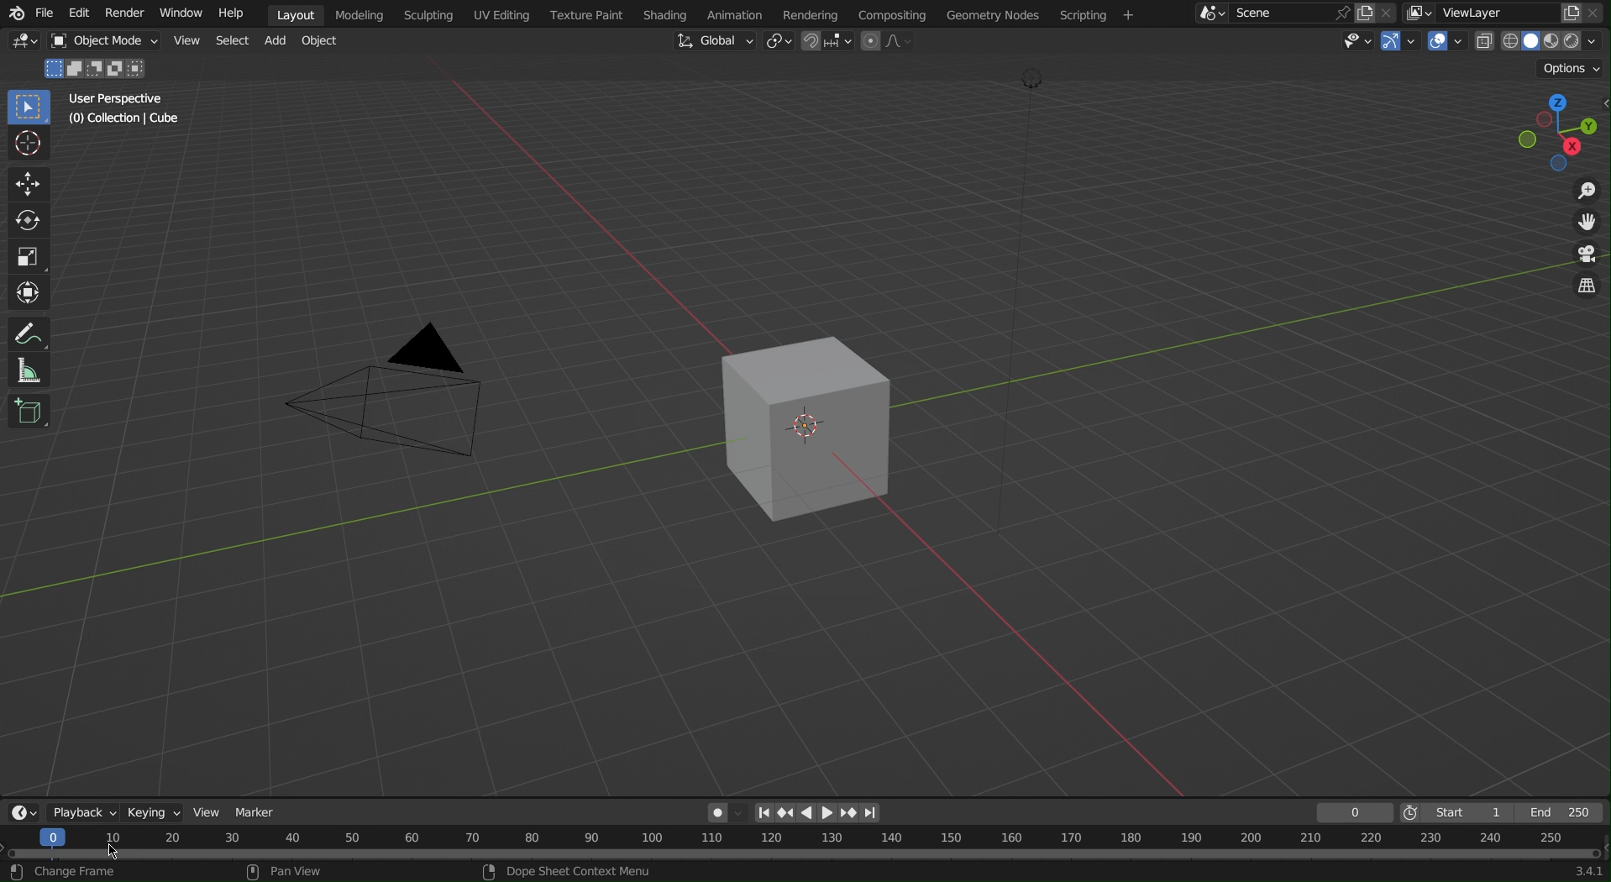 This screenshot has height=882, width=1611. I want to click on Close, so click(1388, 13).